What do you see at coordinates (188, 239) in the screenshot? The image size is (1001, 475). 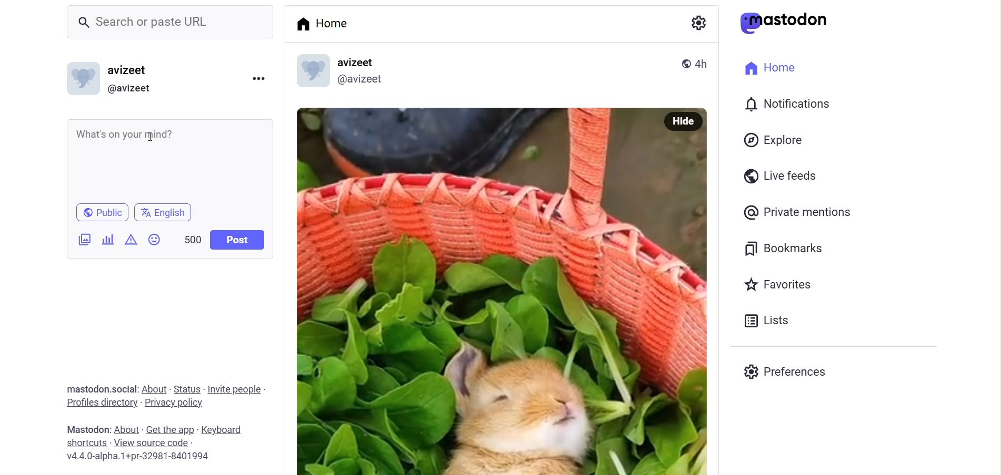 I see `500` at bounding box center [188, 239].